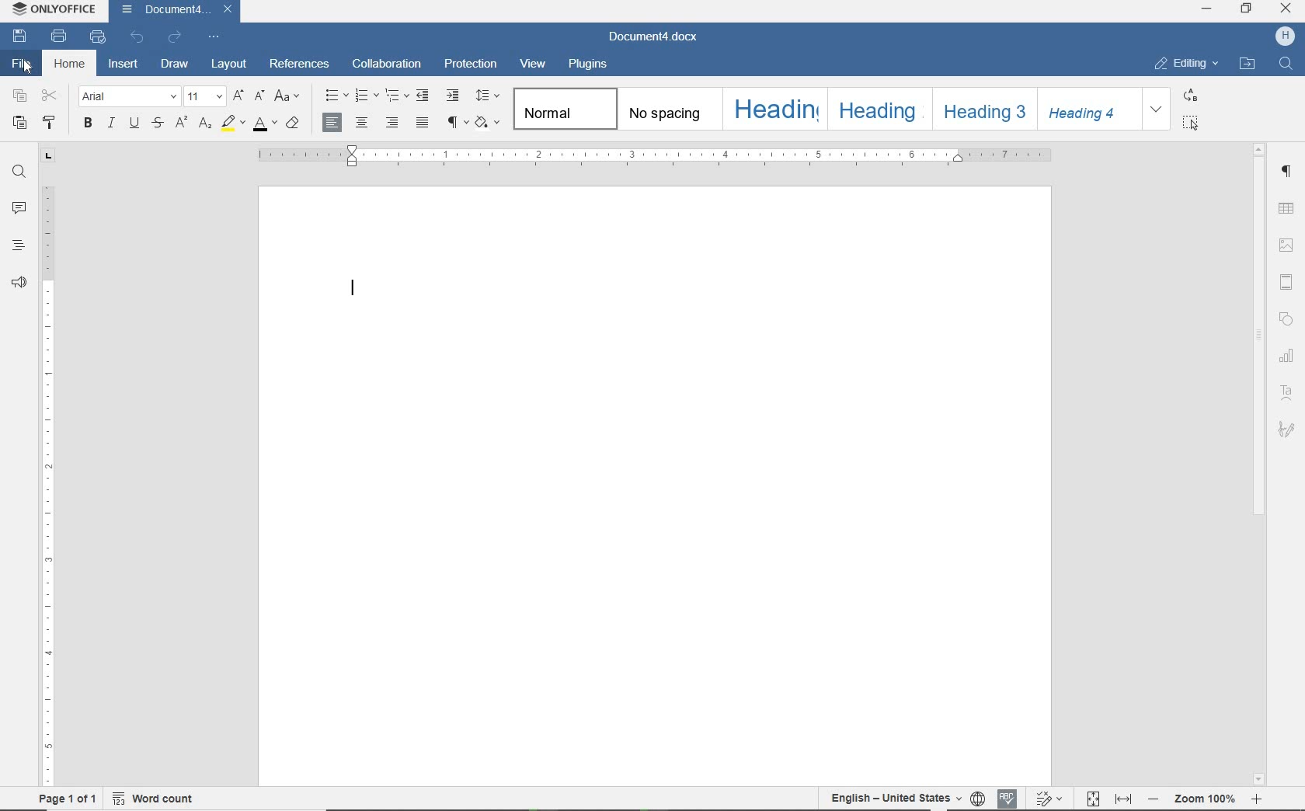 This screenshot has height=811, width=1305. I want to click on file, so click(19, 64).